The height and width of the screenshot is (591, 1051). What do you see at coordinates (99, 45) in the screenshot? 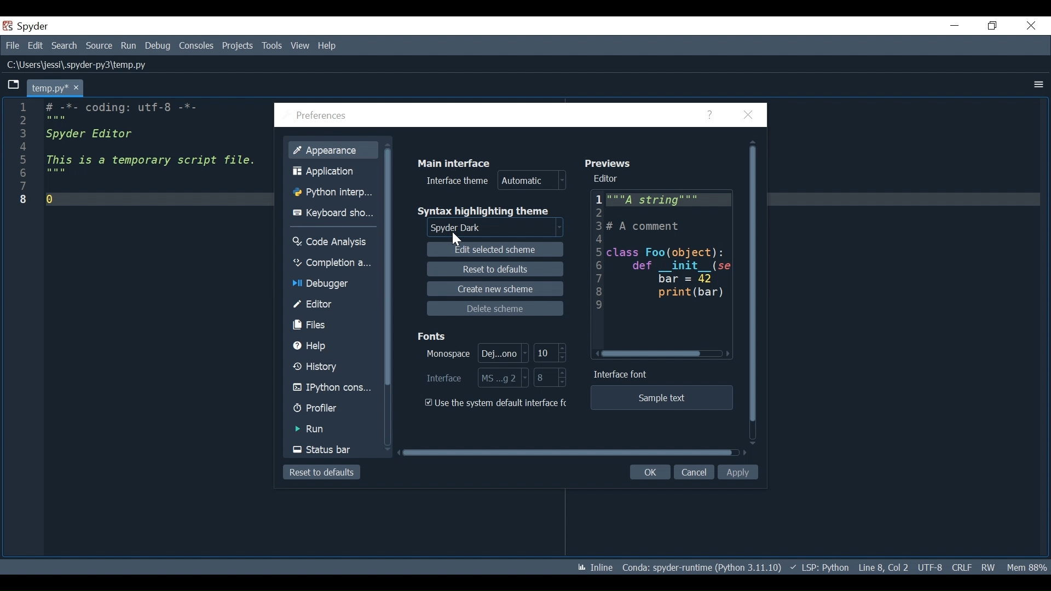
I see `Source` at bounding box center [99, 45].